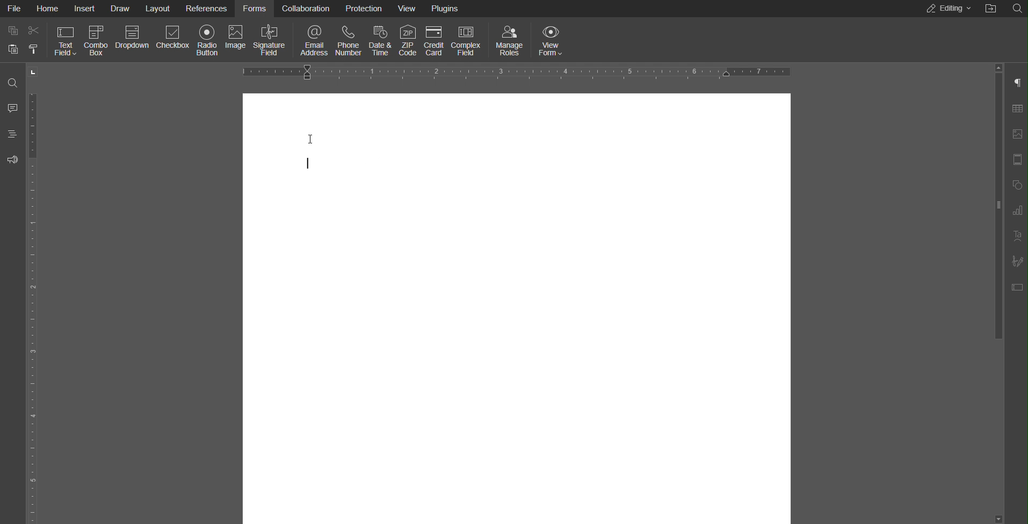 This screenshot has width=1028, height=524. I want to click on Header and Footer, so click(1016, 160).